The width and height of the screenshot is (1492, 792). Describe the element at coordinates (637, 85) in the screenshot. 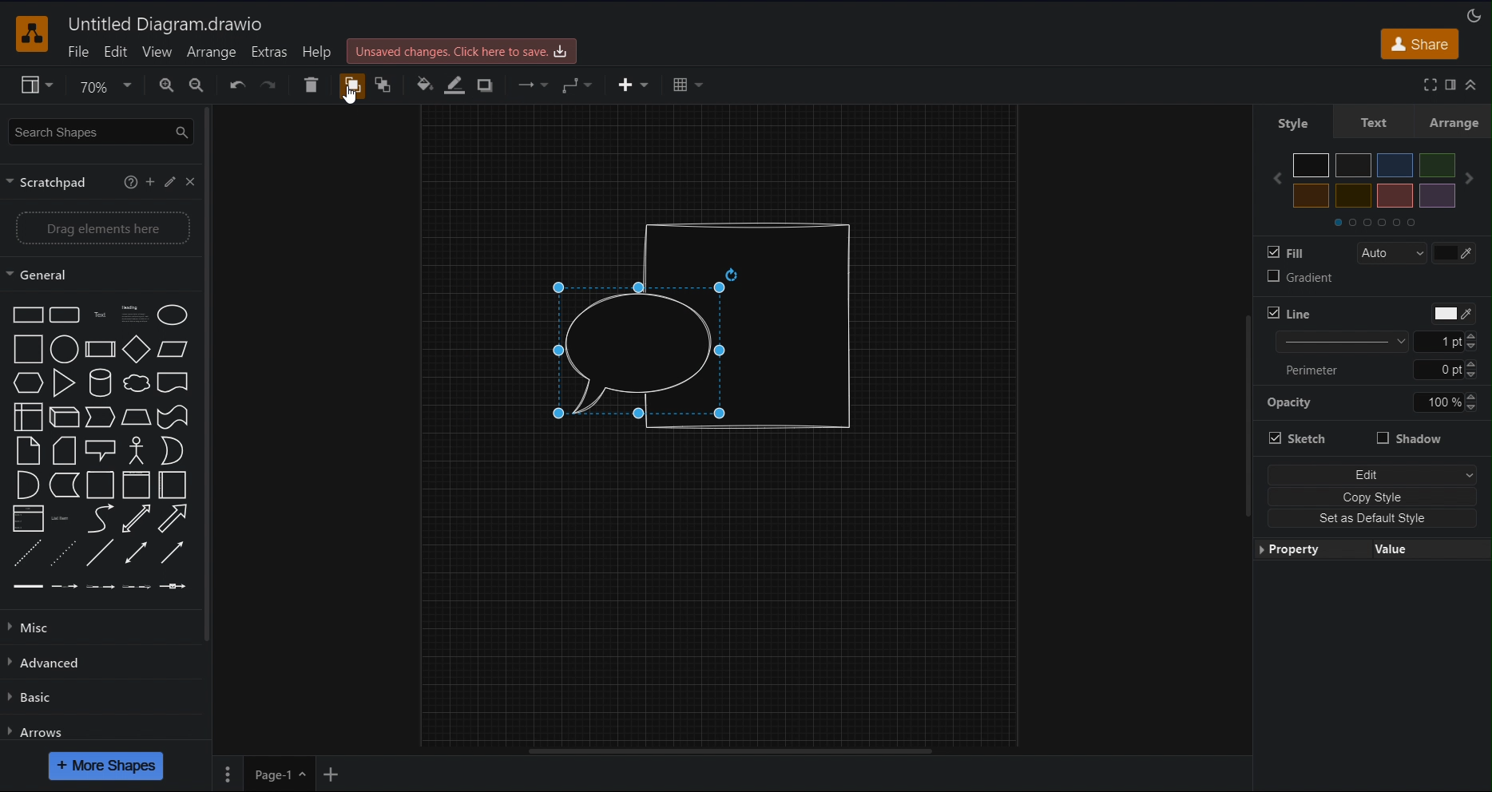

I see `Insert` at that location.